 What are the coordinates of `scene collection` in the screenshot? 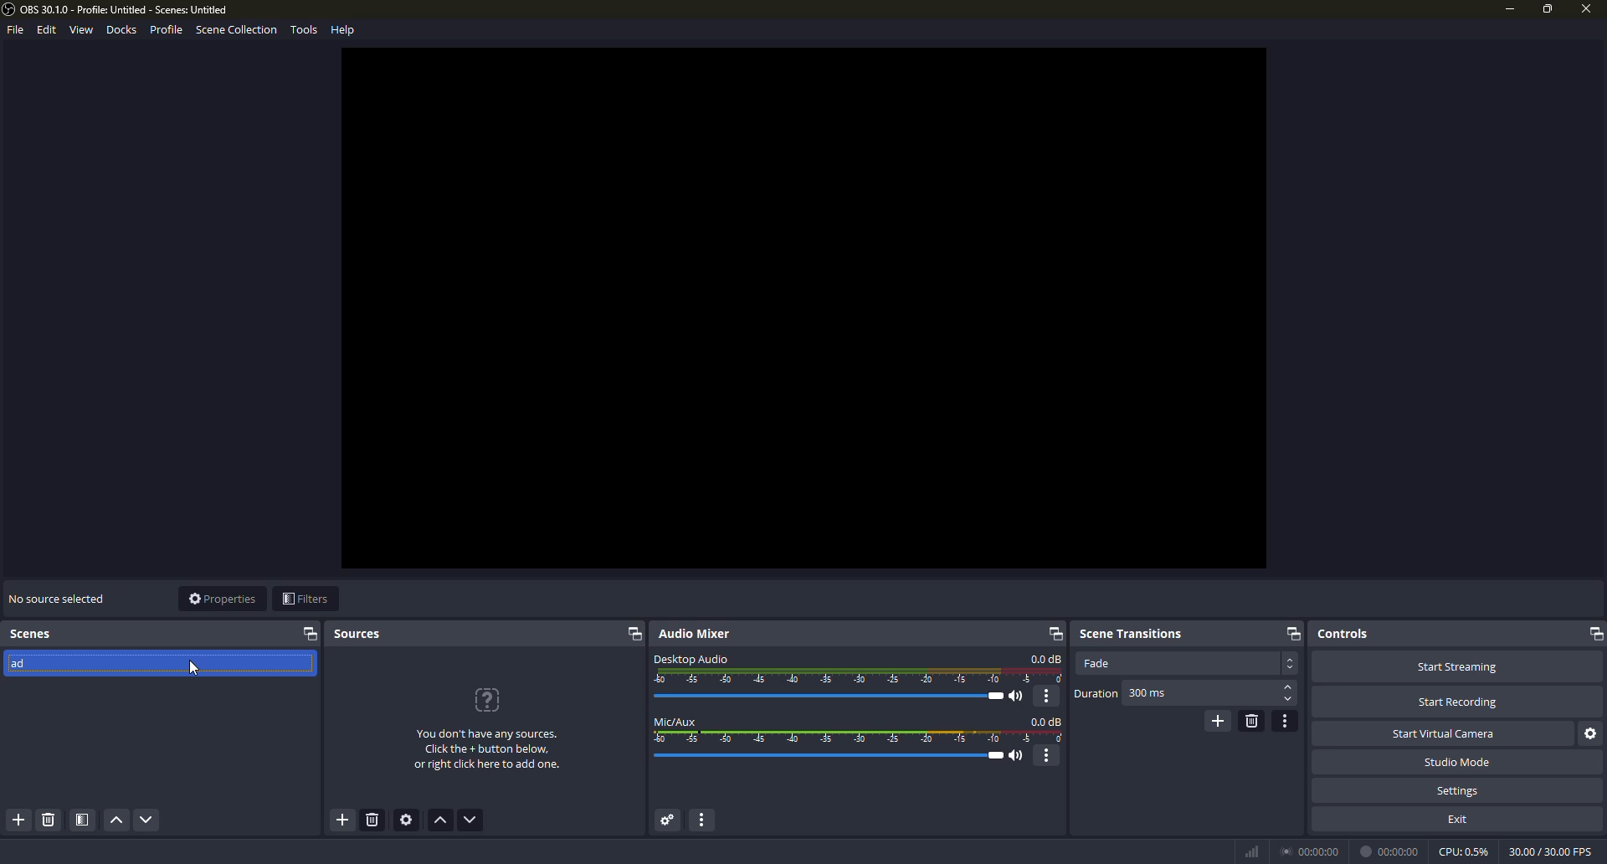 It's located at (236, 32).